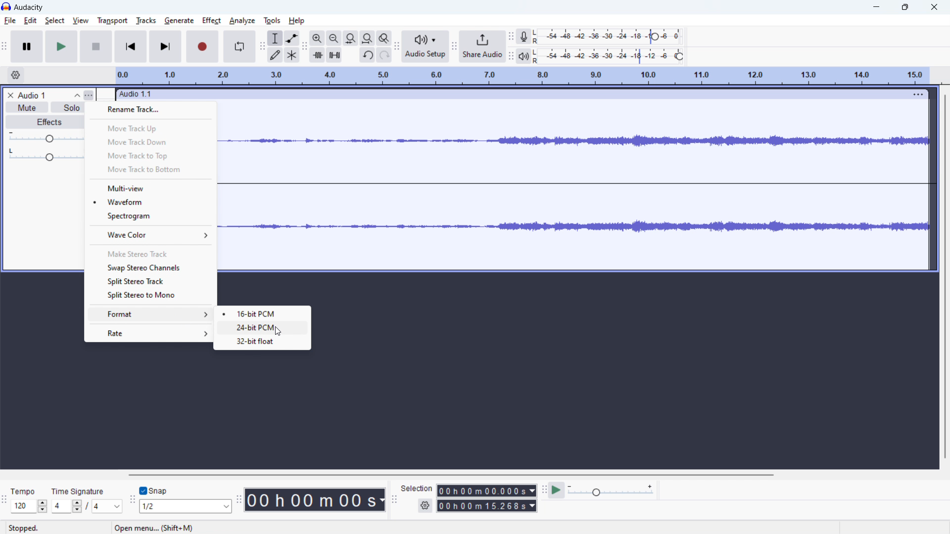 This screenshot has width=950, height=534. What do you see at coordinates (150, 142) in the screenshot?
I see `move track down` at bounding box center [150, 142].